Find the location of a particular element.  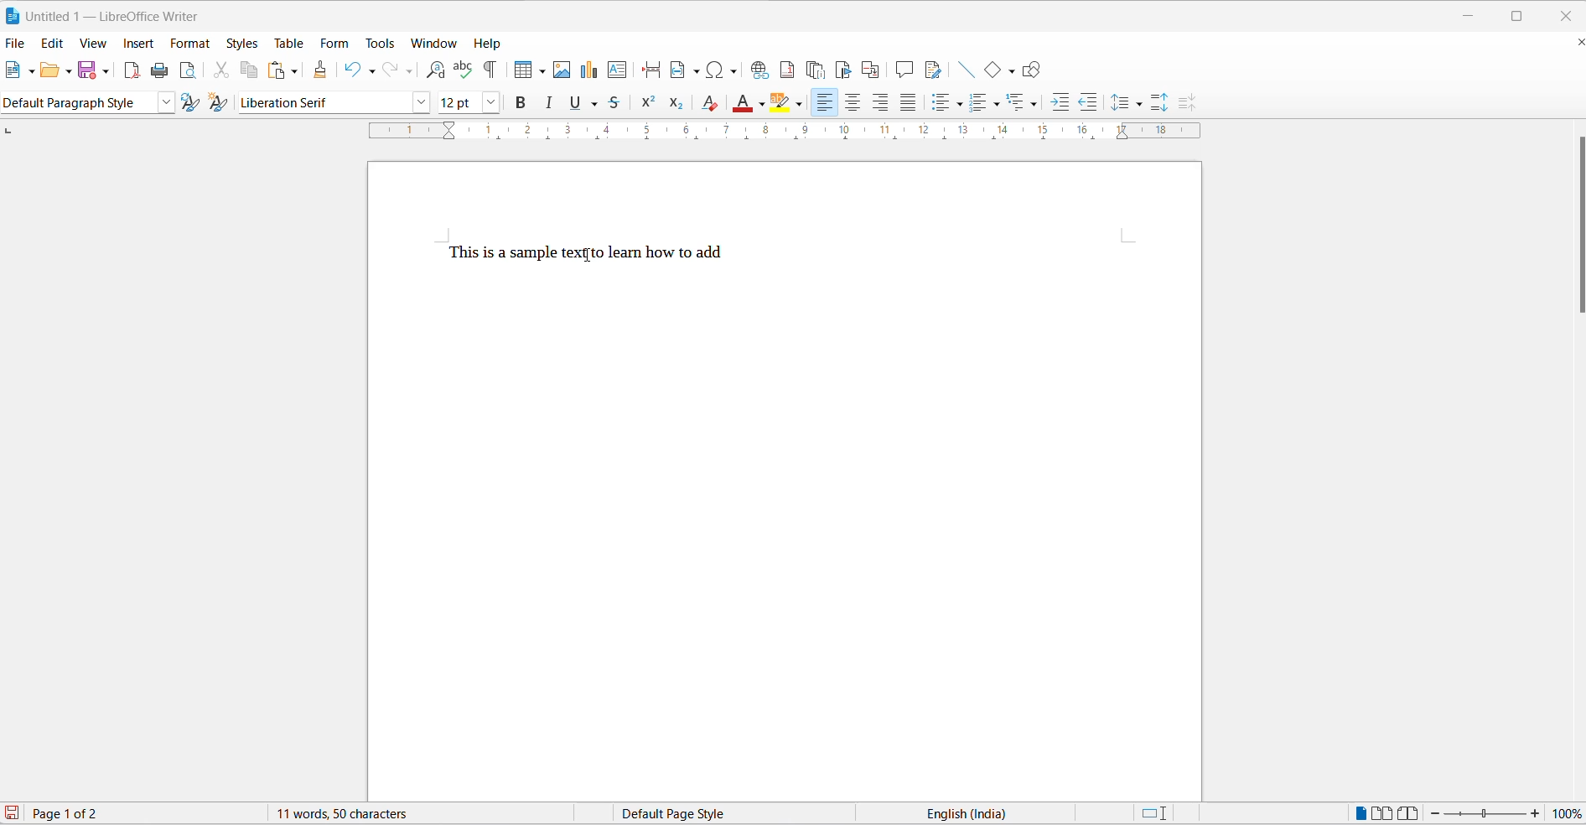

styles is located at coordinates (241, 43).